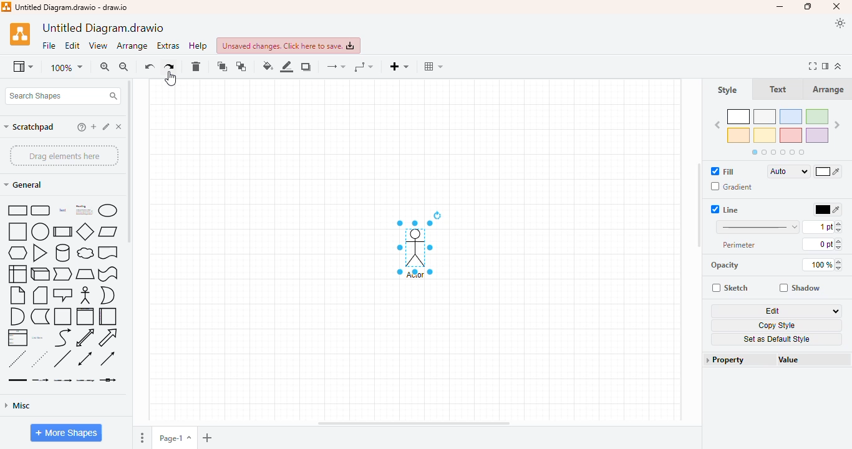  What do you see at coordinates (417, 244) in the screenshot?
I see `shape` at bounding box center [417, 244].